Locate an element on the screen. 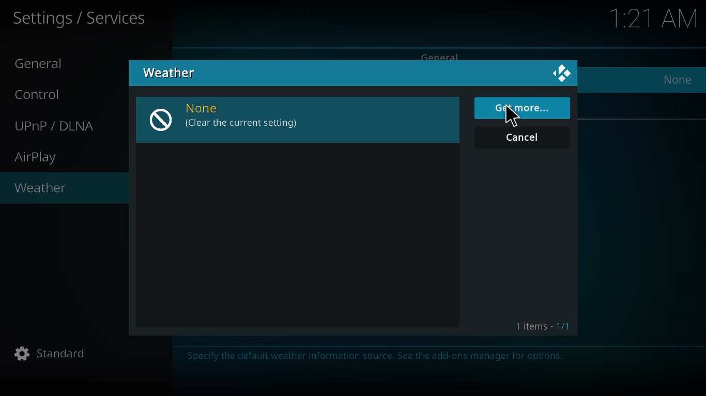  upnp/dlna is located at coordinates (57, 126).